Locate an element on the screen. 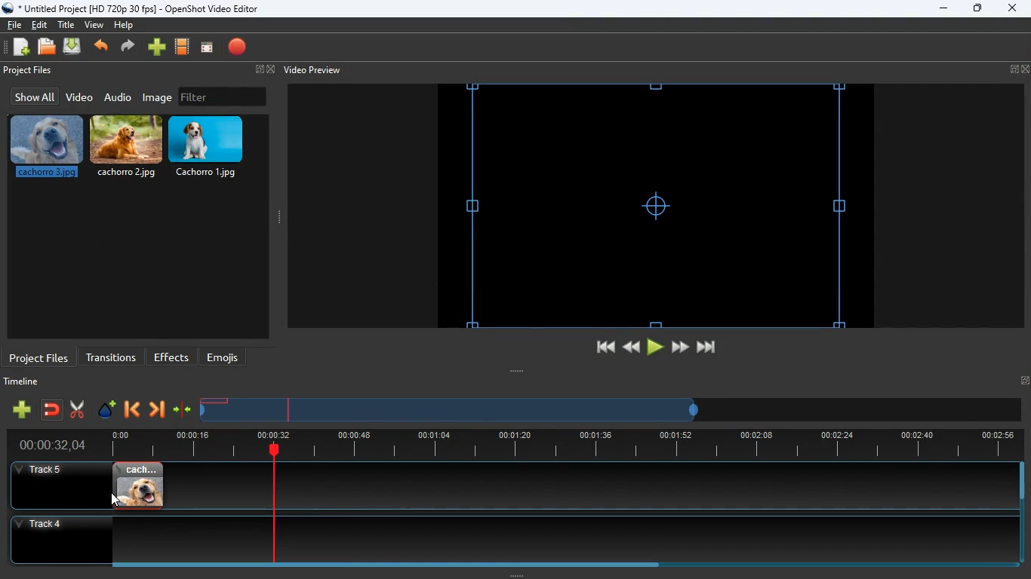 This screenshot has height=579, width=1031. record is located at coordinates (239, 48).